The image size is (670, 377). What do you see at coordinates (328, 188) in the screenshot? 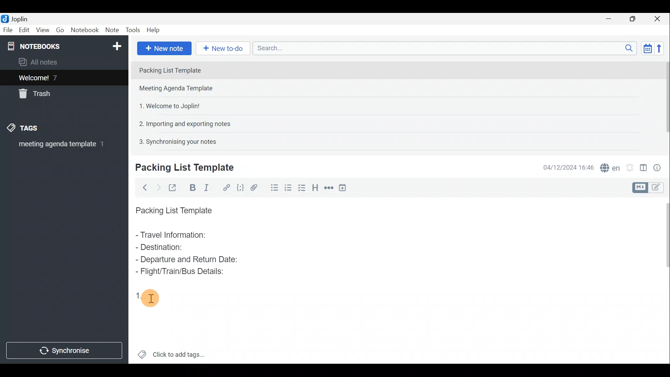
I see `Horizontal rule` at bounding box center [328, 188].